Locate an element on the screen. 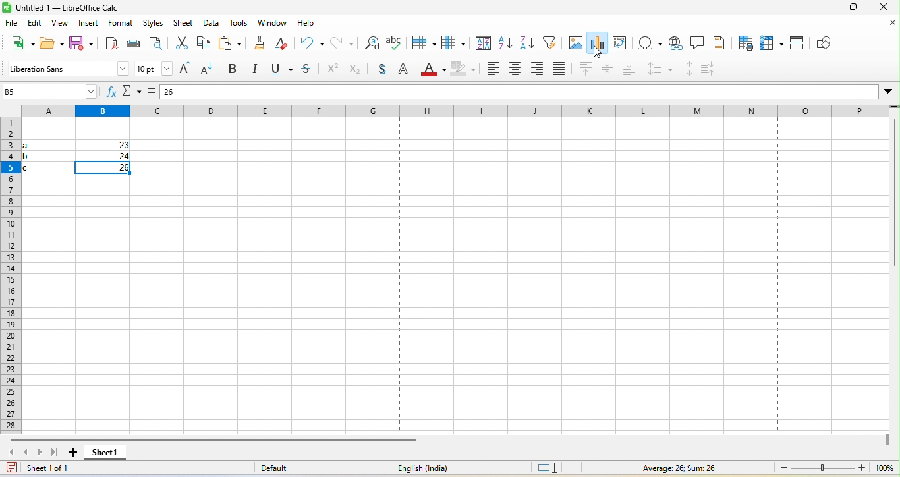 This screenshot has height=477, width=900. average, sum=0 is located at coordinates (696, 468).